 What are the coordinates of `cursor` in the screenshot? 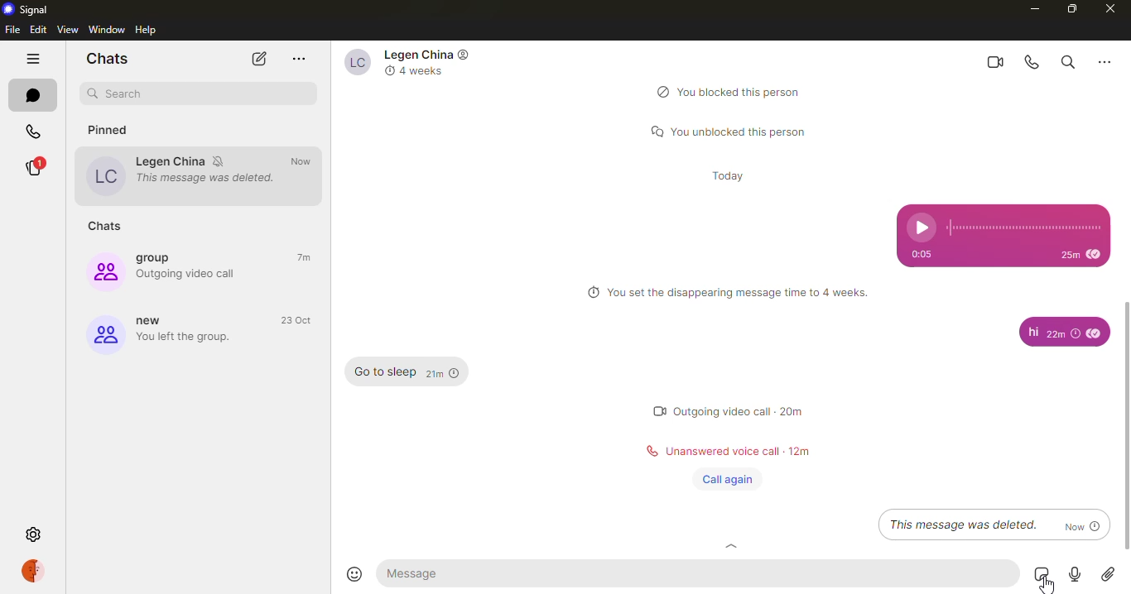 It's located at (1042, 583).